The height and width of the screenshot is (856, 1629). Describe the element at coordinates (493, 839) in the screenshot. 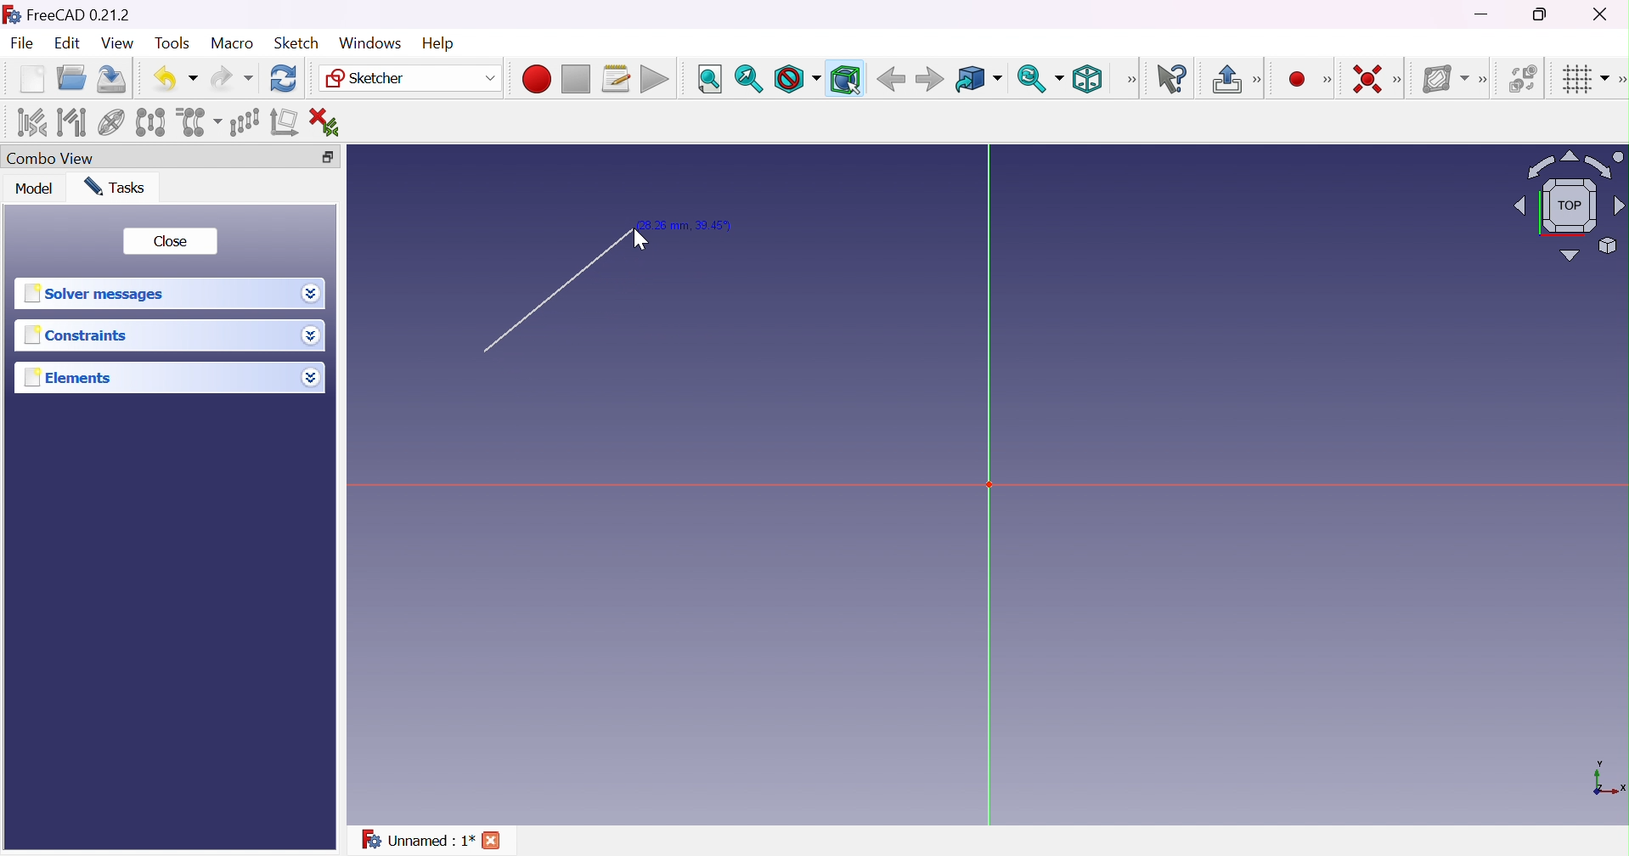

I see `Close` at that location.